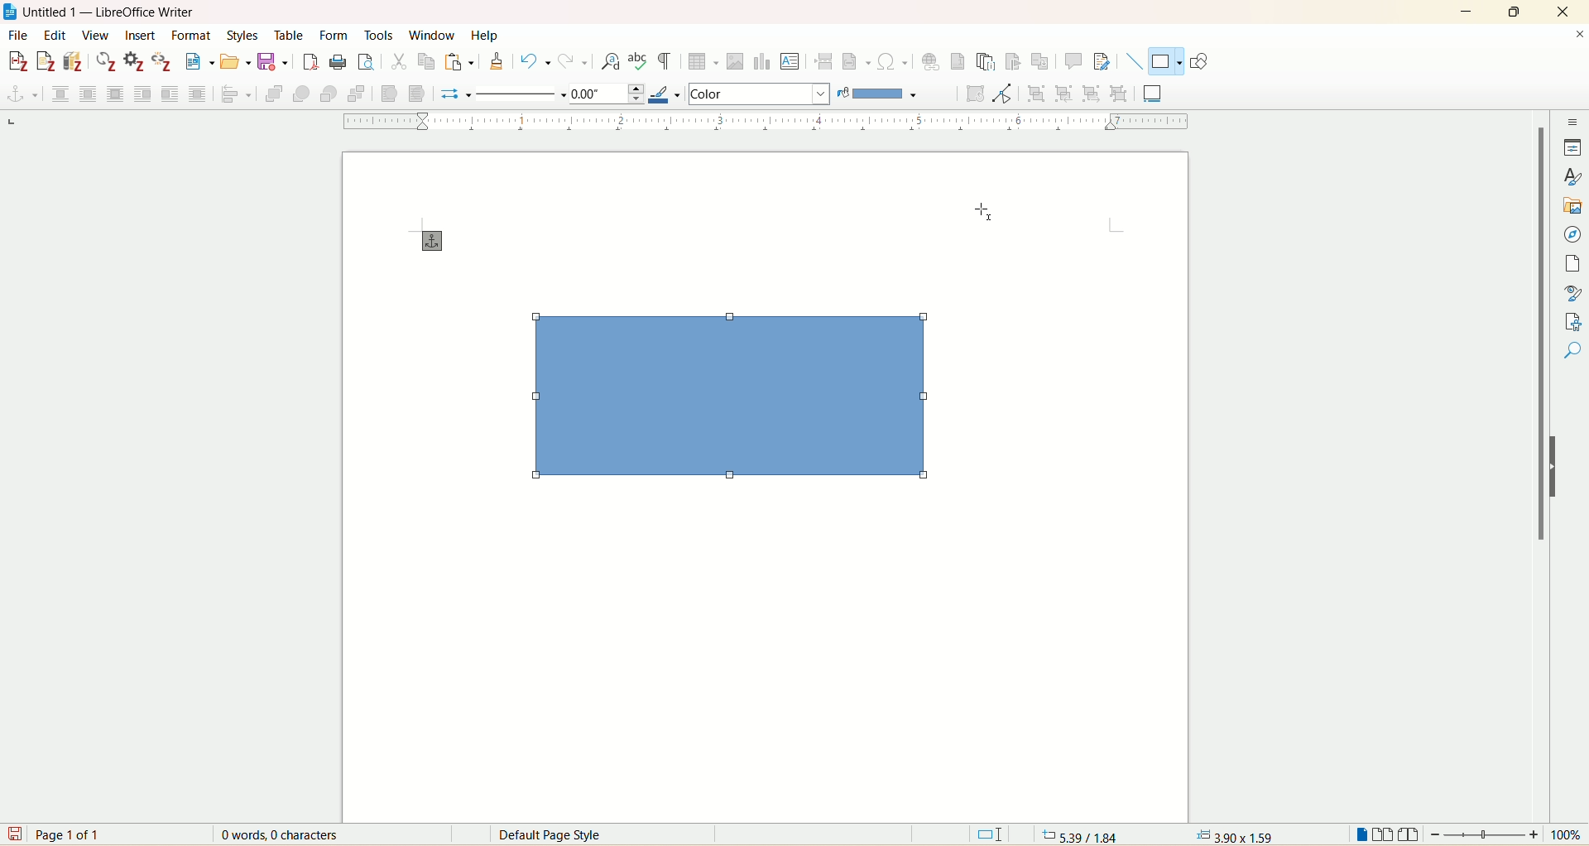 The image size is (1589, 846). I want to click on print preview, so click(367, 61).